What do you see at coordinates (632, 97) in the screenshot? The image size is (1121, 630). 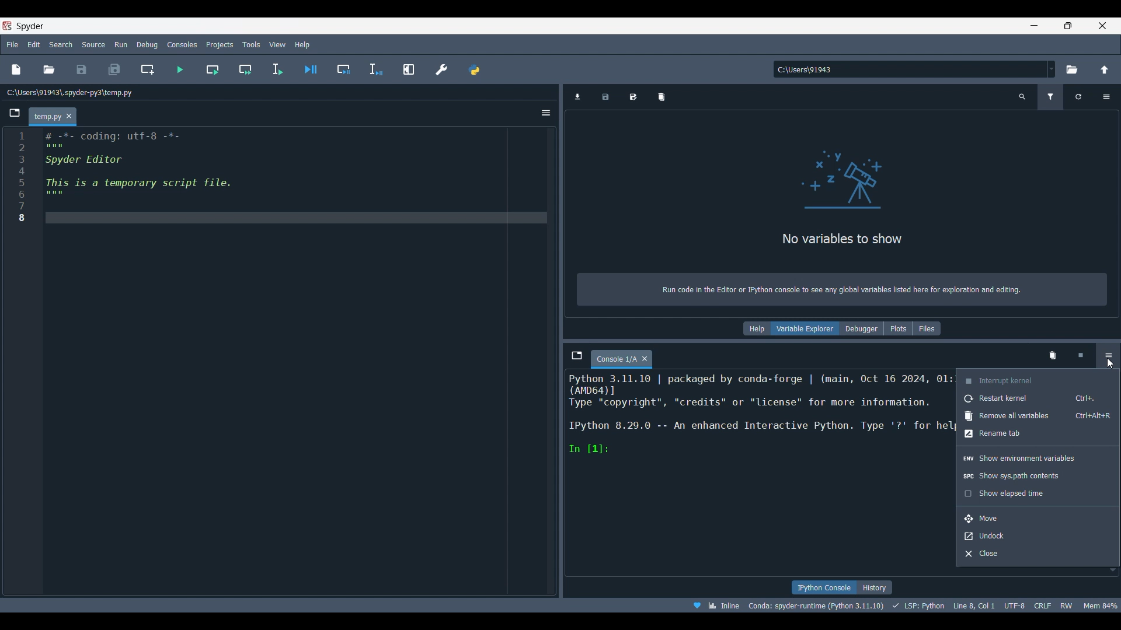 I see `Save data as` at bounding box center [632, 97].